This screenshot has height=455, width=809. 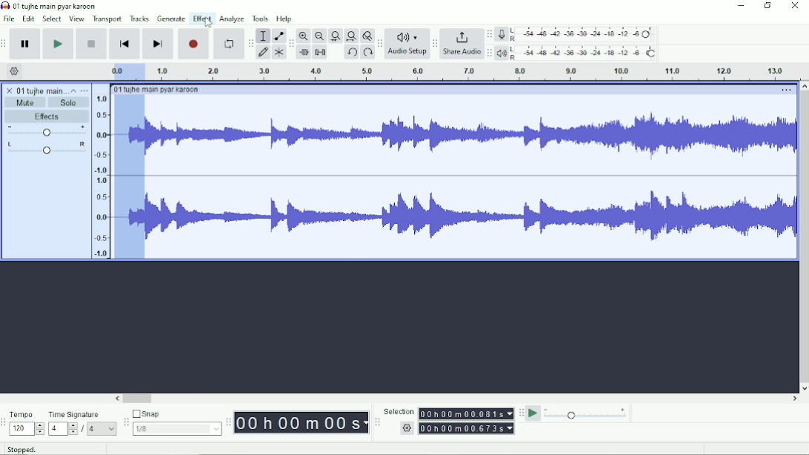 What do you see at coordinates (468, 428) in the screenshot?
I see `00 h 00 m 00.673s` at bounding box center [468, 428].